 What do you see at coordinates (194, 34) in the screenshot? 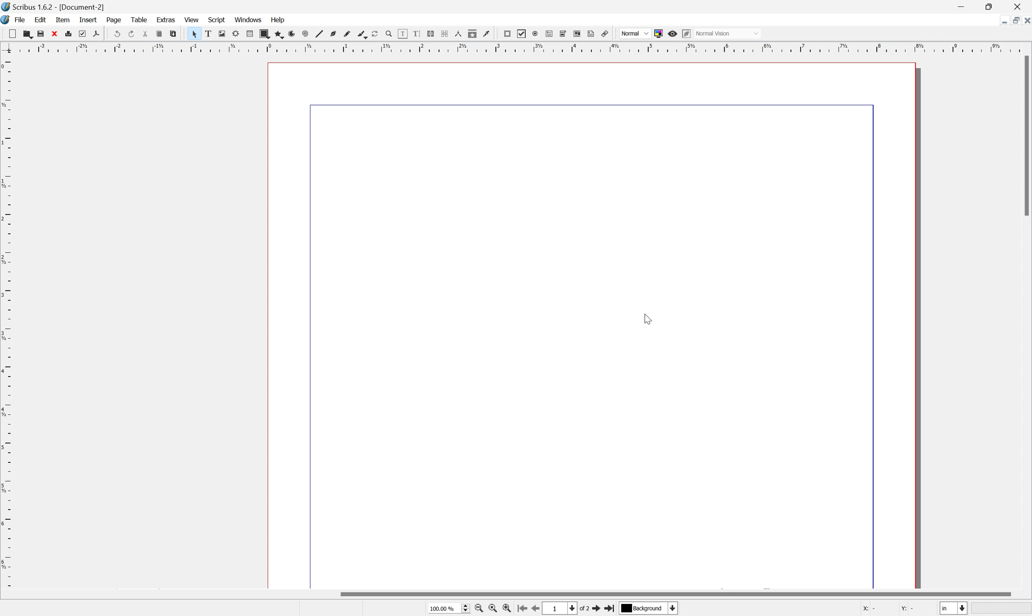
I see `Select item` at bounding box center [194, 34].